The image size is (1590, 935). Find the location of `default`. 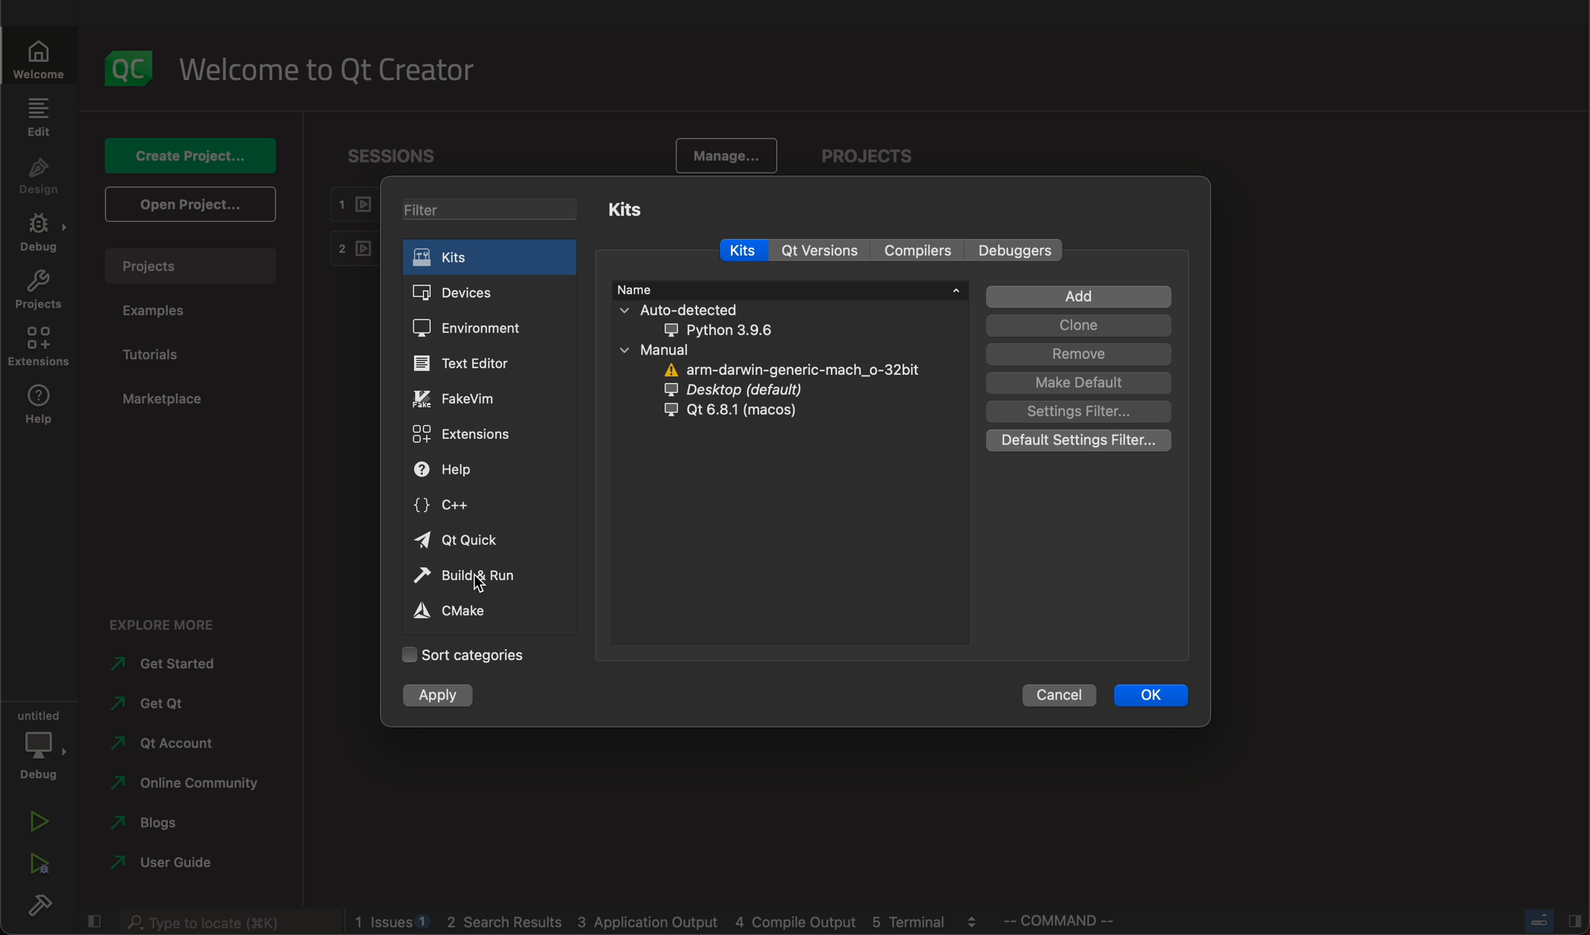

default is located at coordinates (1078, 384).